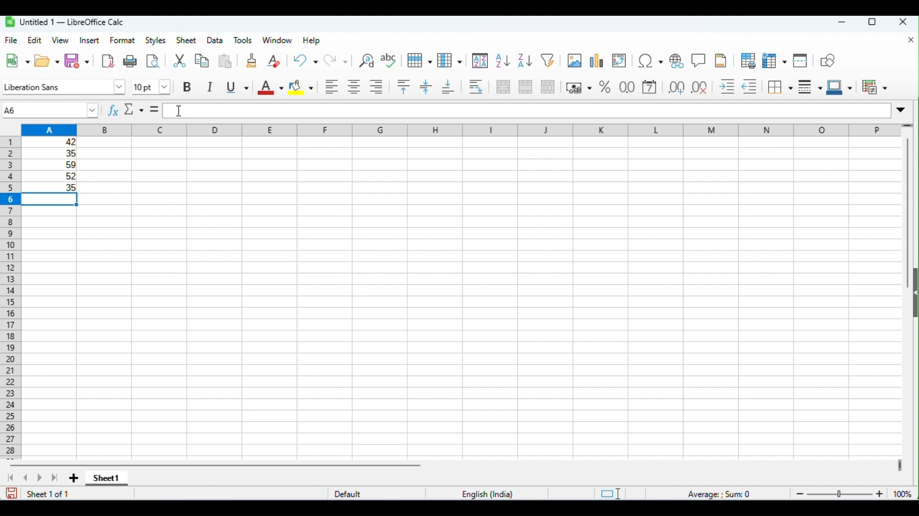 This screenshot has height=516, width=919. Describe the element at coordinates (46, 61) in the screenshot. I see `open` at that location.